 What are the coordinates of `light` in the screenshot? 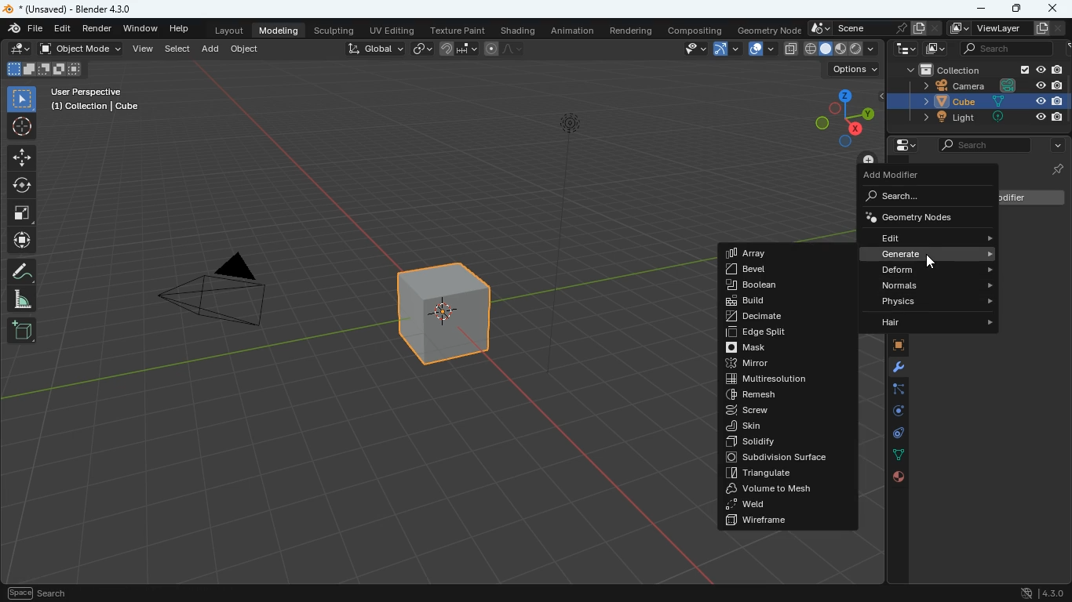 It's located at (567, 245).